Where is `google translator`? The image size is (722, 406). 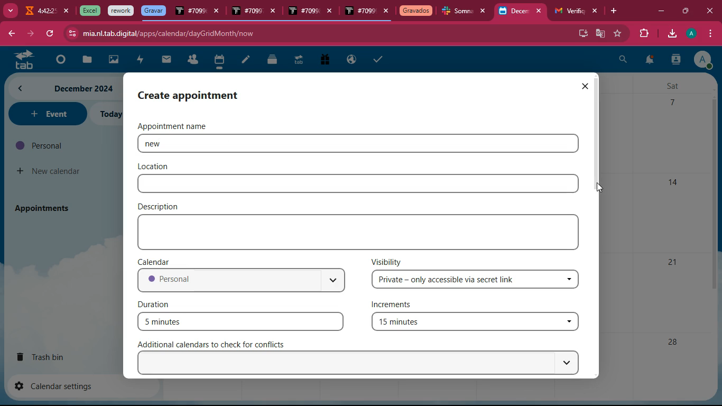 google translator is located at coordinates (600, 33).